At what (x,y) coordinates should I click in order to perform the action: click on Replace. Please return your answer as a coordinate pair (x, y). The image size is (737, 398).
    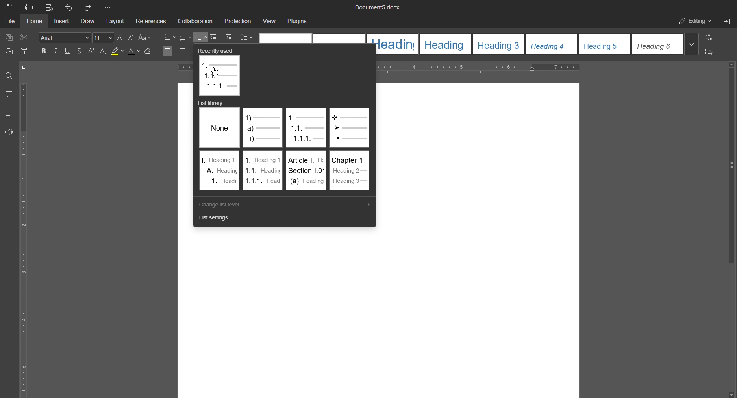
    Looking at the image, I should click on (709, 38).